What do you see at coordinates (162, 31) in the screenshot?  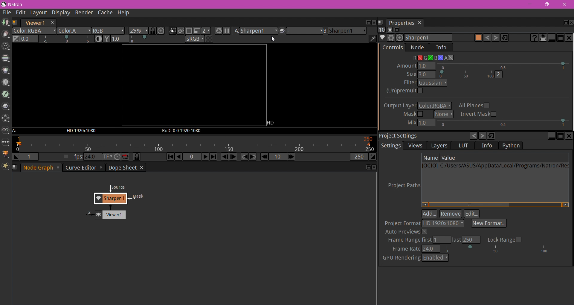 I see `Selects the image so it doesn't exceed the size of the viewer and centers it` at bounding box center [162, 31].